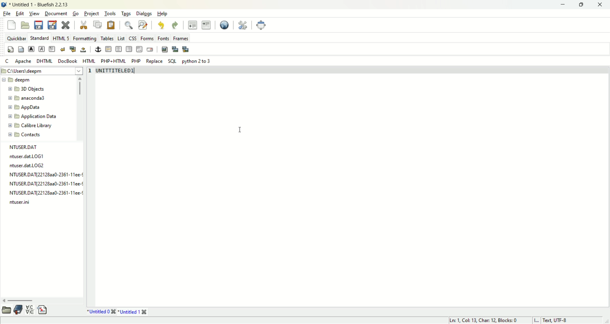 The width and height of the screenshot is (610, 324). I want to click on PHP+HTML, so click(114, 61).